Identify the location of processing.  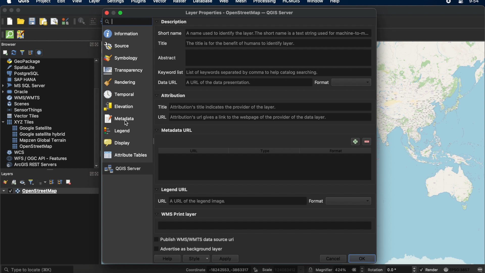
(265, 2).